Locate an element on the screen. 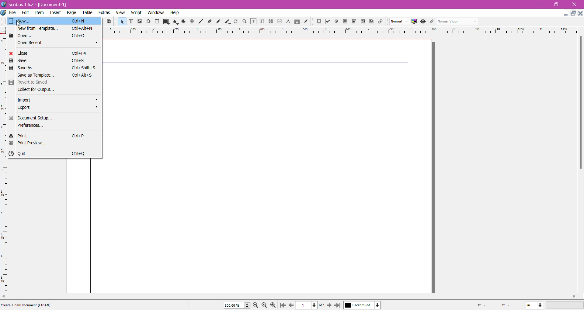 This screenshot has height=310, width=584. Quit is located at coordinates (54, 152).